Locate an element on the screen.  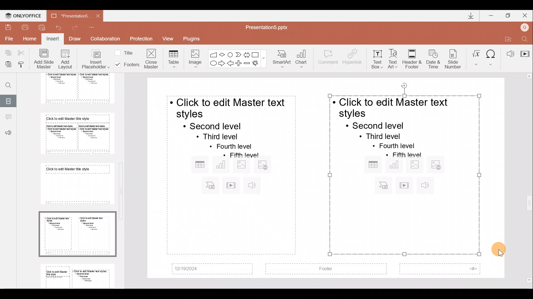
Slide 7 is located at coordinates (76, 184).